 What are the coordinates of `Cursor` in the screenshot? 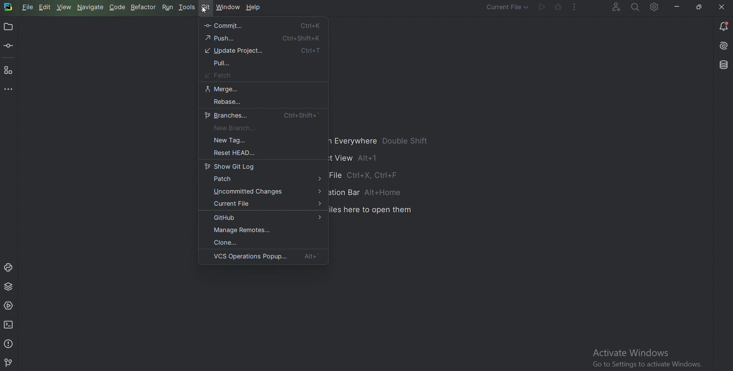 It's located at (205, 10).